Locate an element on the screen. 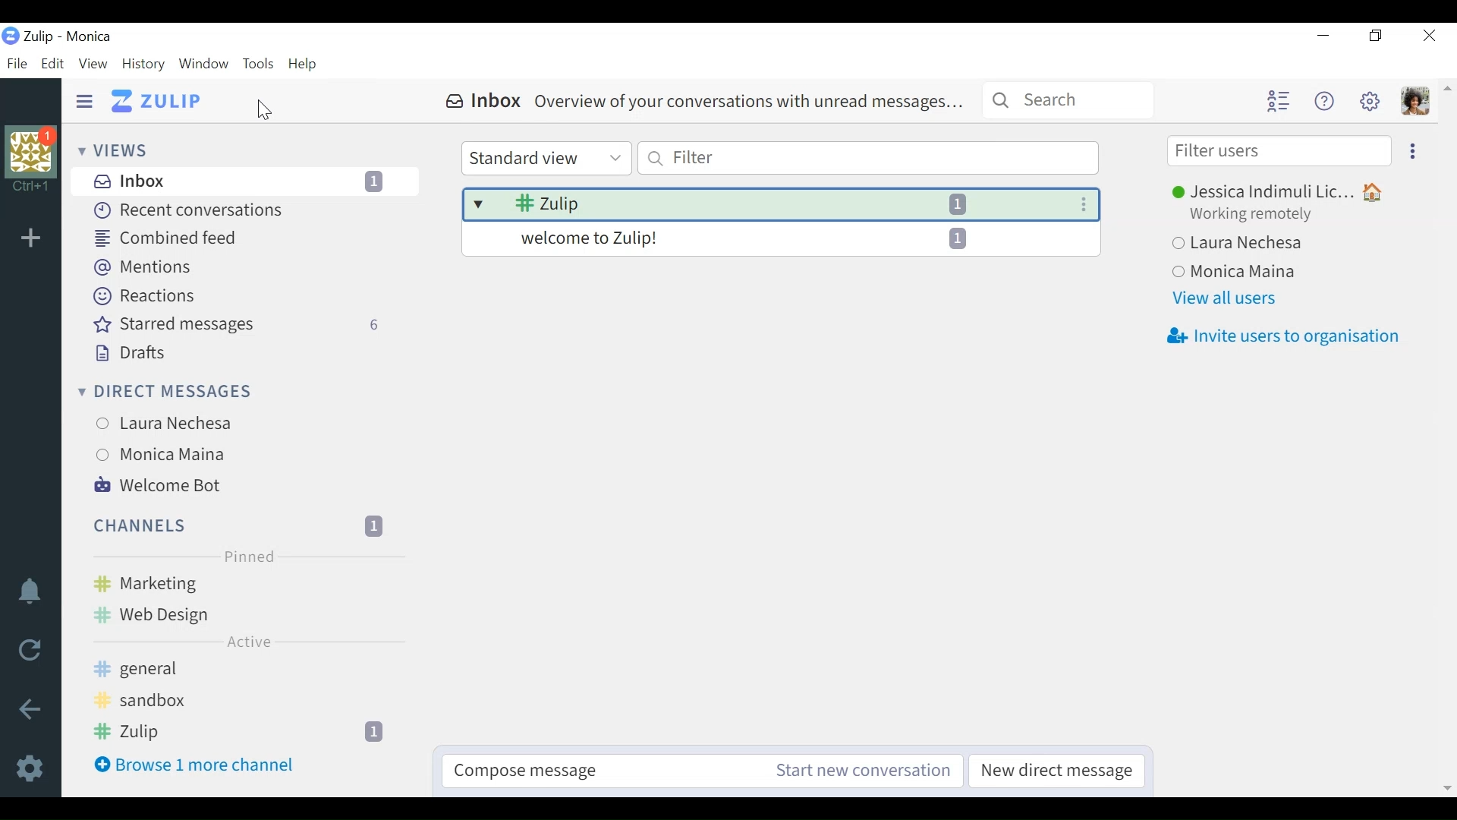 This screenshot has width=1457, height=820. channel is located at coordinates (246, 617).